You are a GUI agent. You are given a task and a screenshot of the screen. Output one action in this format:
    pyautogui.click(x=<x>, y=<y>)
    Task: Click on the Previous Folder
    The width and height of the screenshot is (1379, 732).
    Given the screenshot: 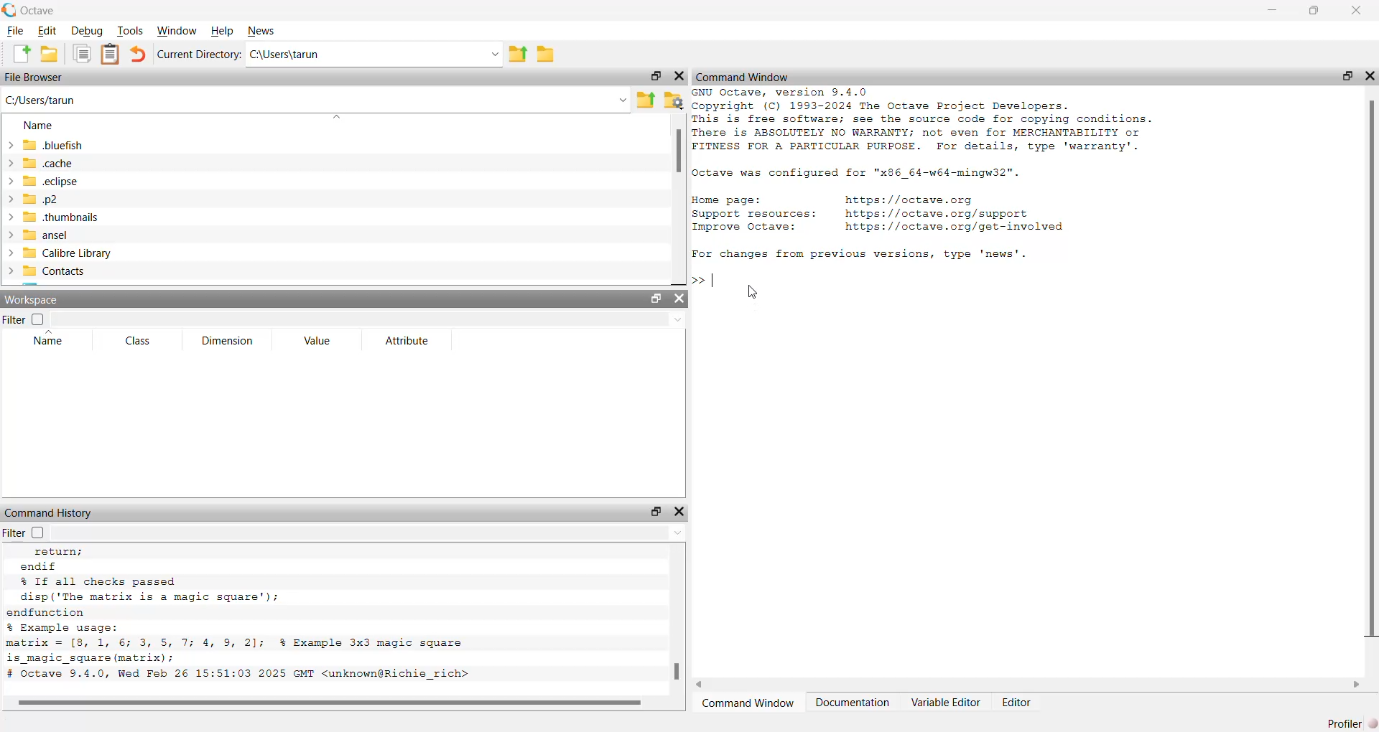 What is the action you would take?
    pyautogui.click(x=646, y=100)
    